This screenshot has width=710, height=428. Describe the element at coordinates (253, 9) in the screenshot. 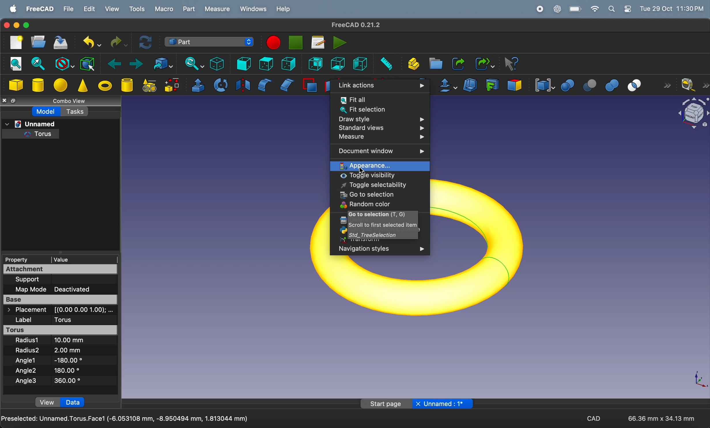

I see `windows` at that location.